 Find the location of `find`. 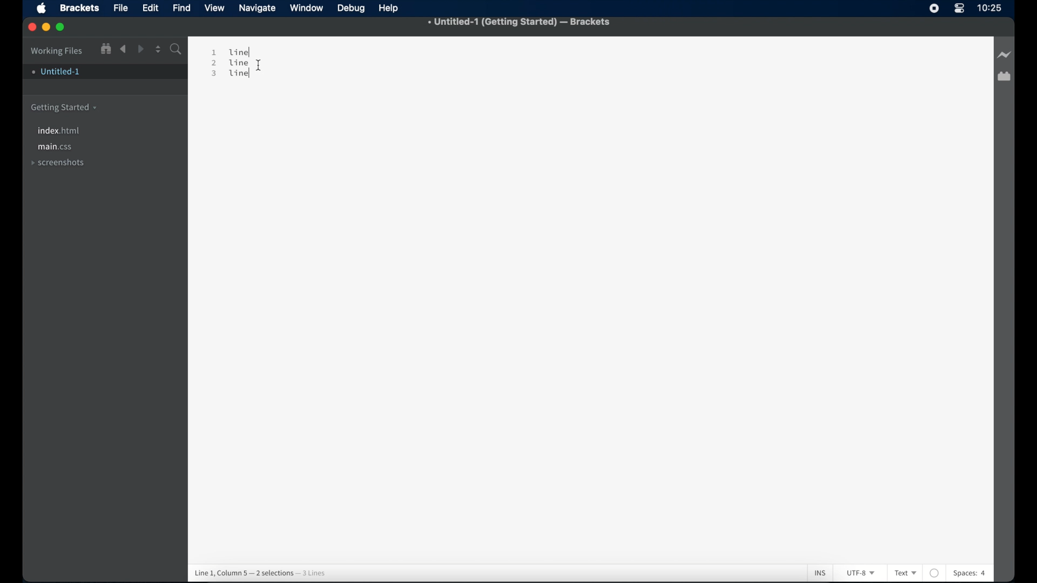

find is located at coordinates (182, 8).